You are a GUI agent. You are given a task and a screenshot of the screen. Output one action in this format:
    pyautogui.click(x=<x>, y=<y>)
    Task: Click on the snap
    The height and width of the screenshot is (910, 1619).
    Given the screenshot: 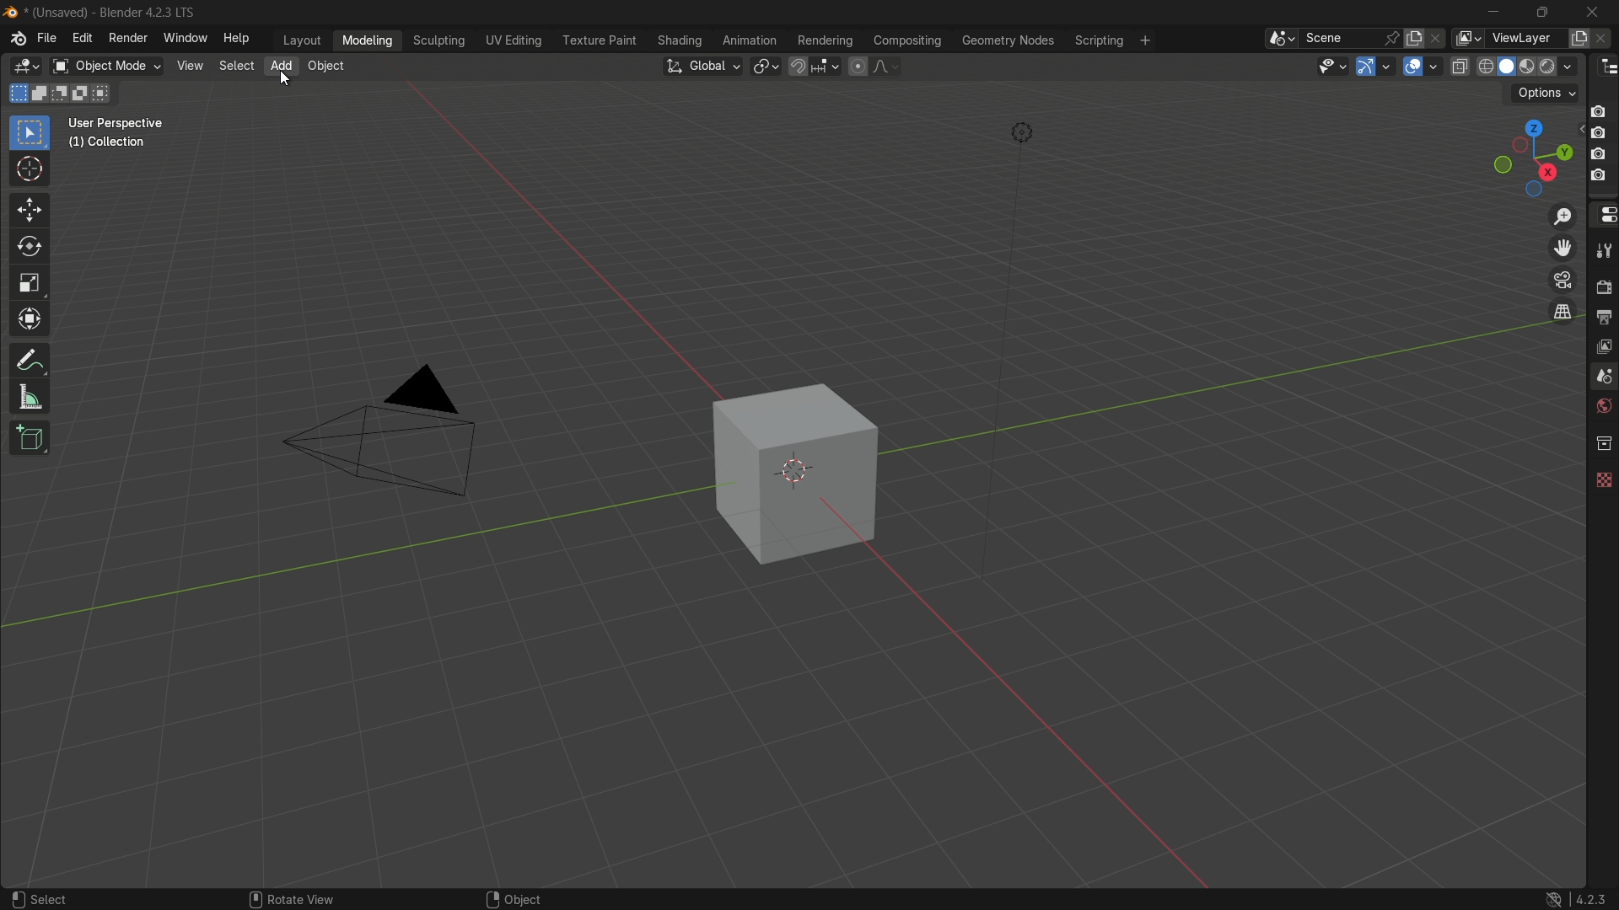 What is the action you would take?
    pyautogui.click(x=814, y=66)
    